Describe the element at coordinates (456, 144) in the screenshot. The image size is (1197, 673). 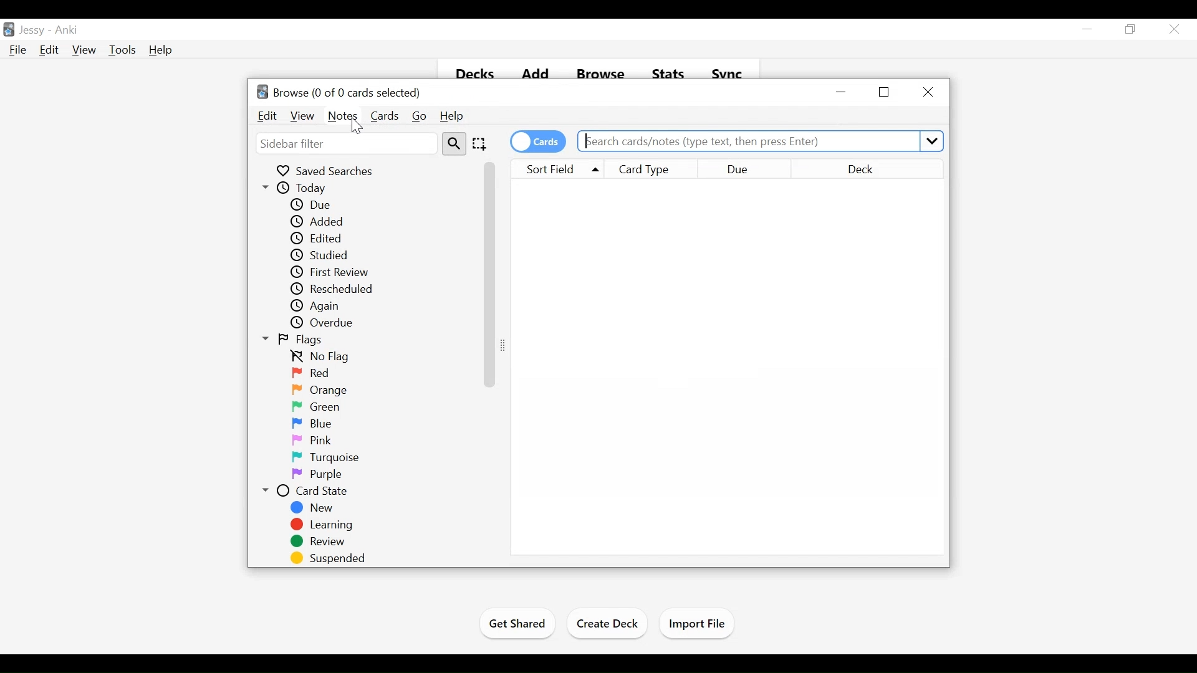
I see `Search Tool` at that location.